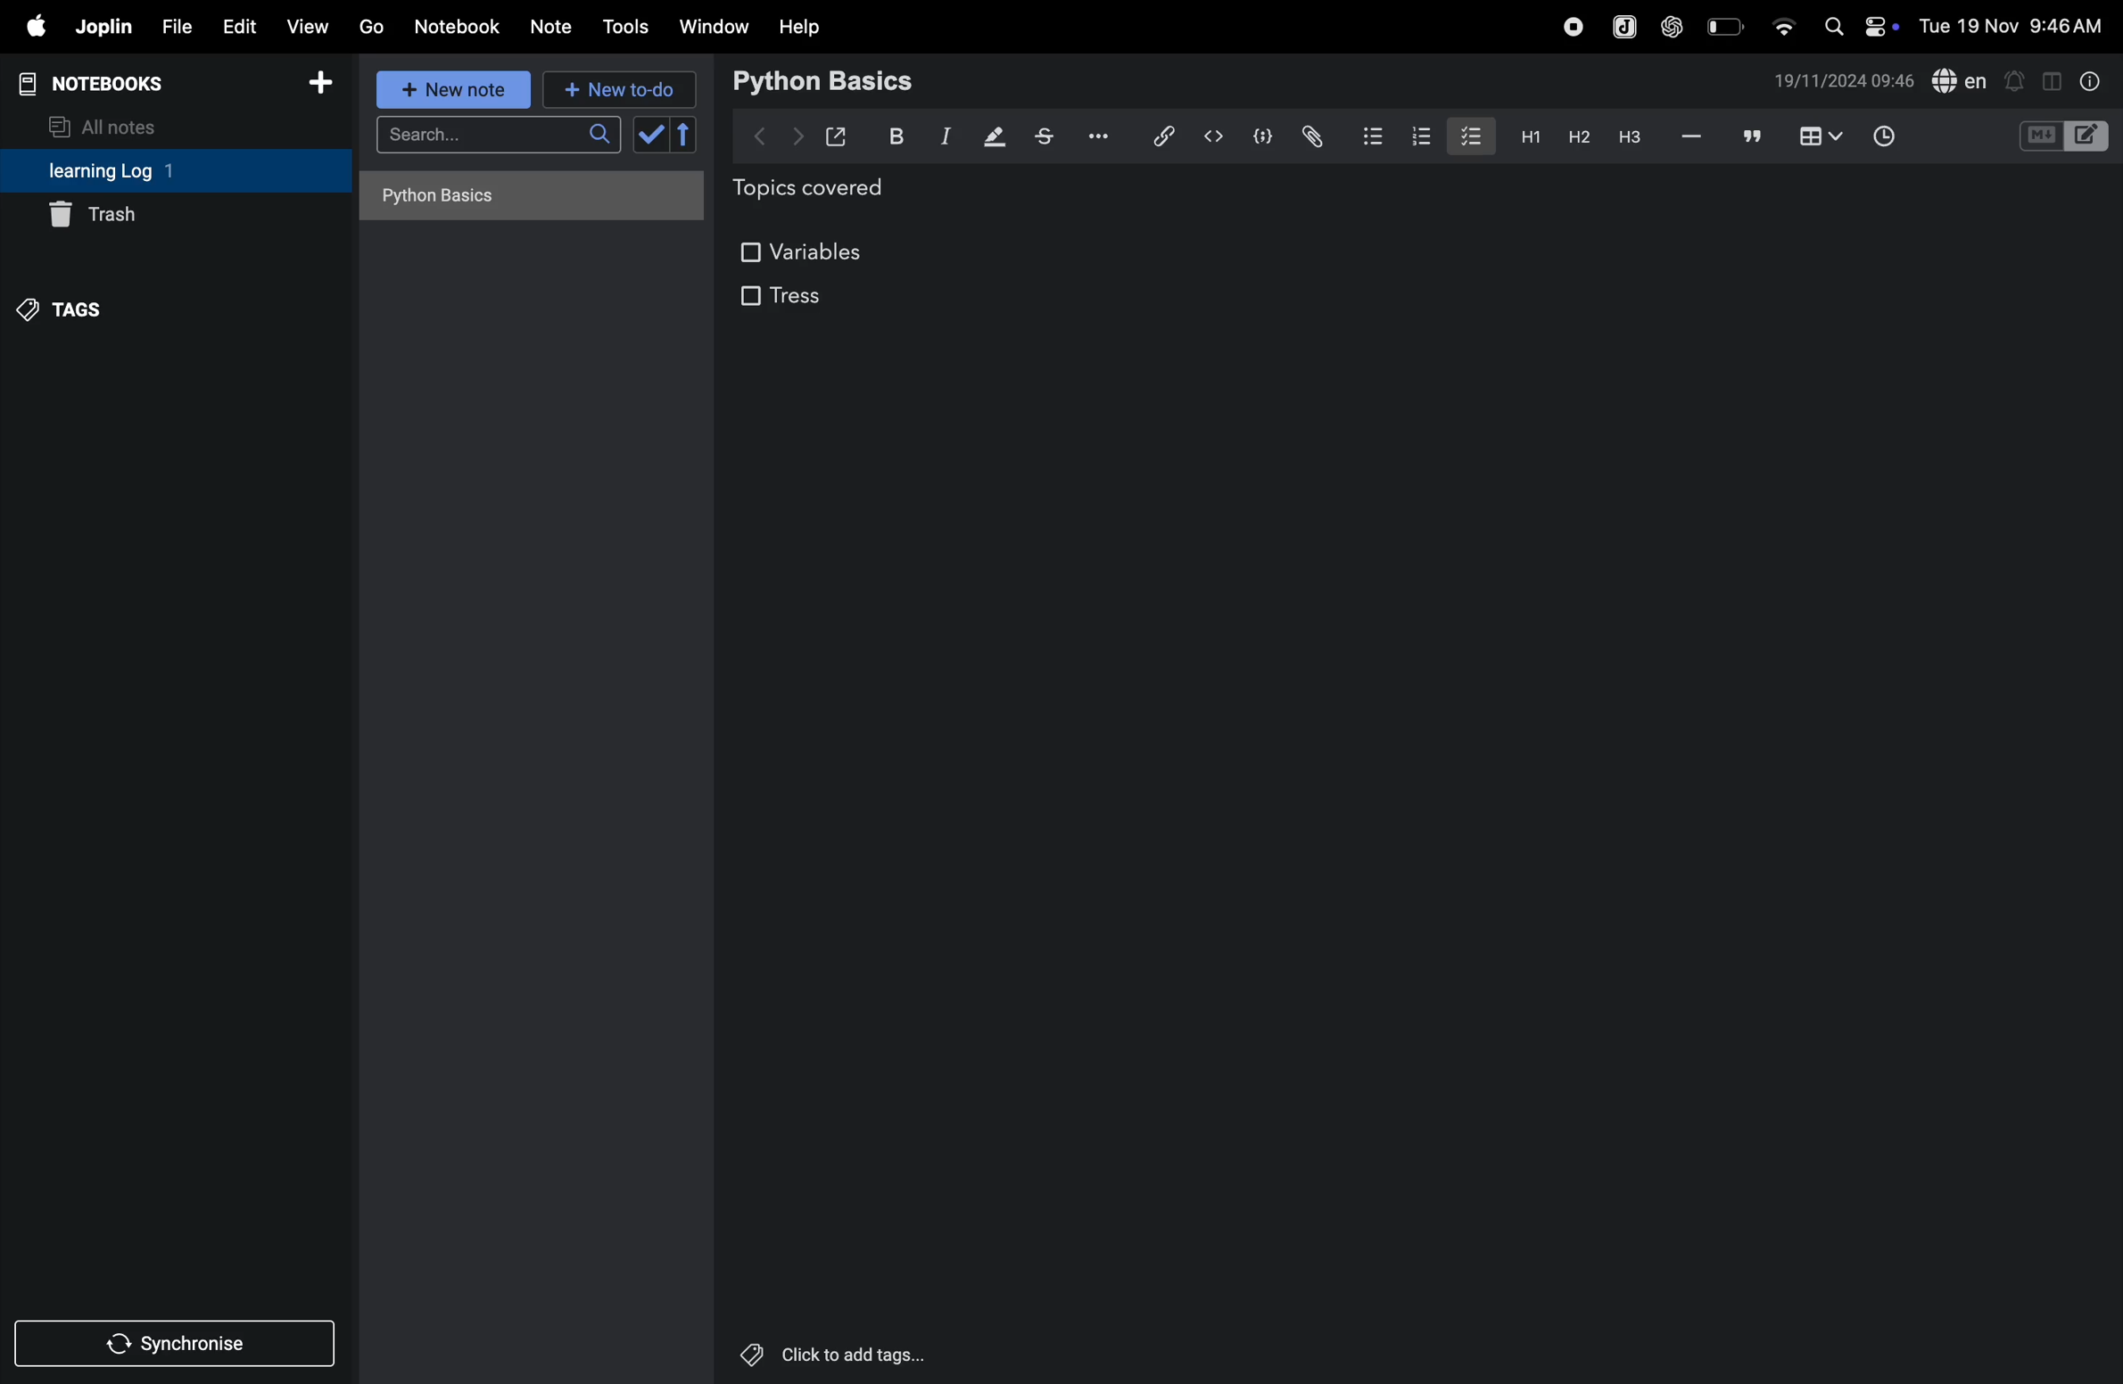  Describe the element at coordinates (837, 136) in the screenshot. I see `open` at that location.